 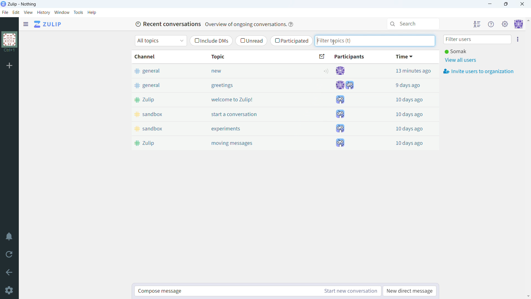 What do you see at coordinates (528, 20) in the screenshot?
I see `scroll up` at bounding box center [528, 20].